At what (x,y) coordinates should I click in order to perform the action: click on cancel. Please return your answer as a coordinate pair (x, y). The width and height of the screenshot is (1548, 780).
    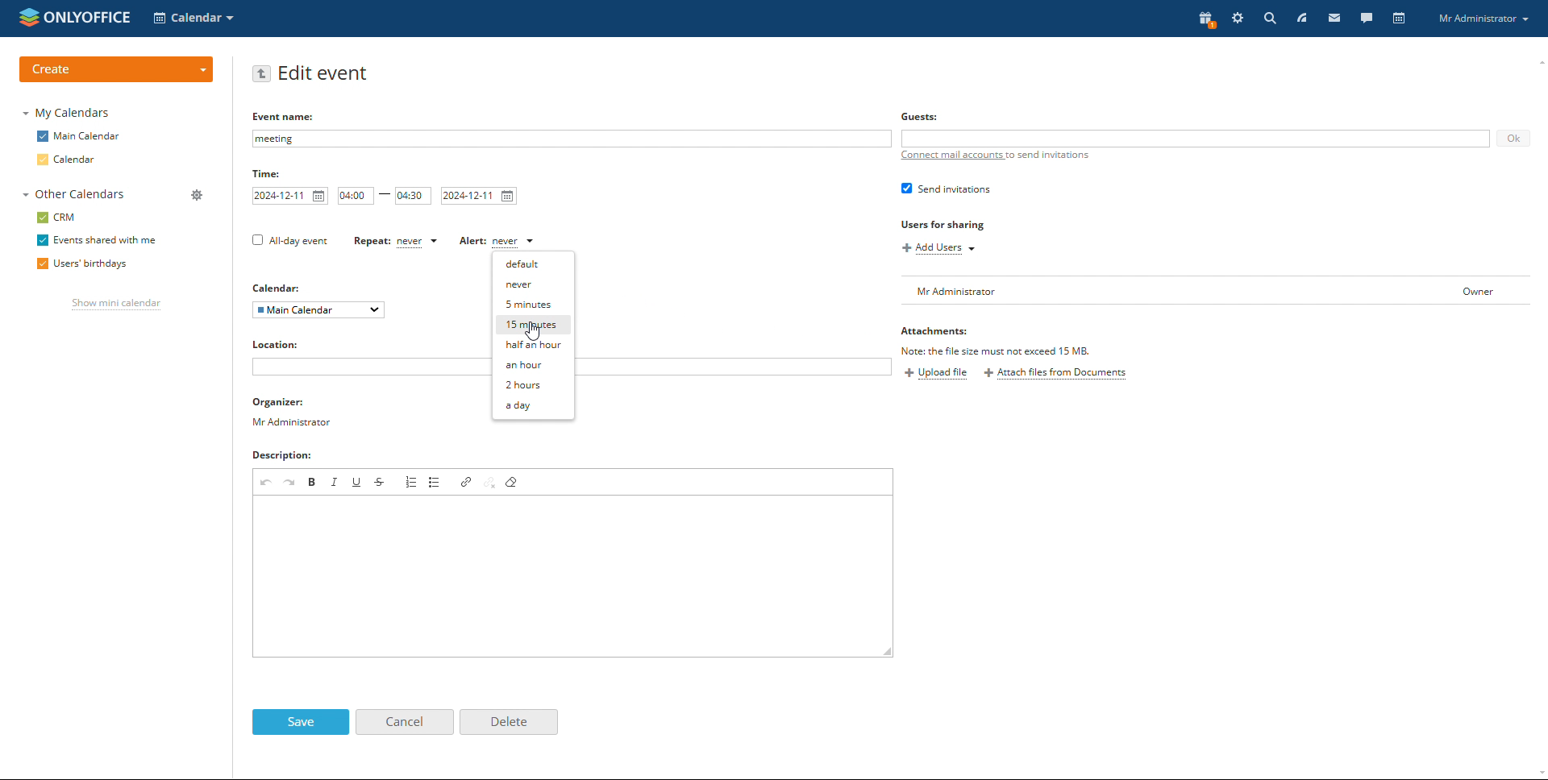
    Looking at the image, I should click on (404, 721).